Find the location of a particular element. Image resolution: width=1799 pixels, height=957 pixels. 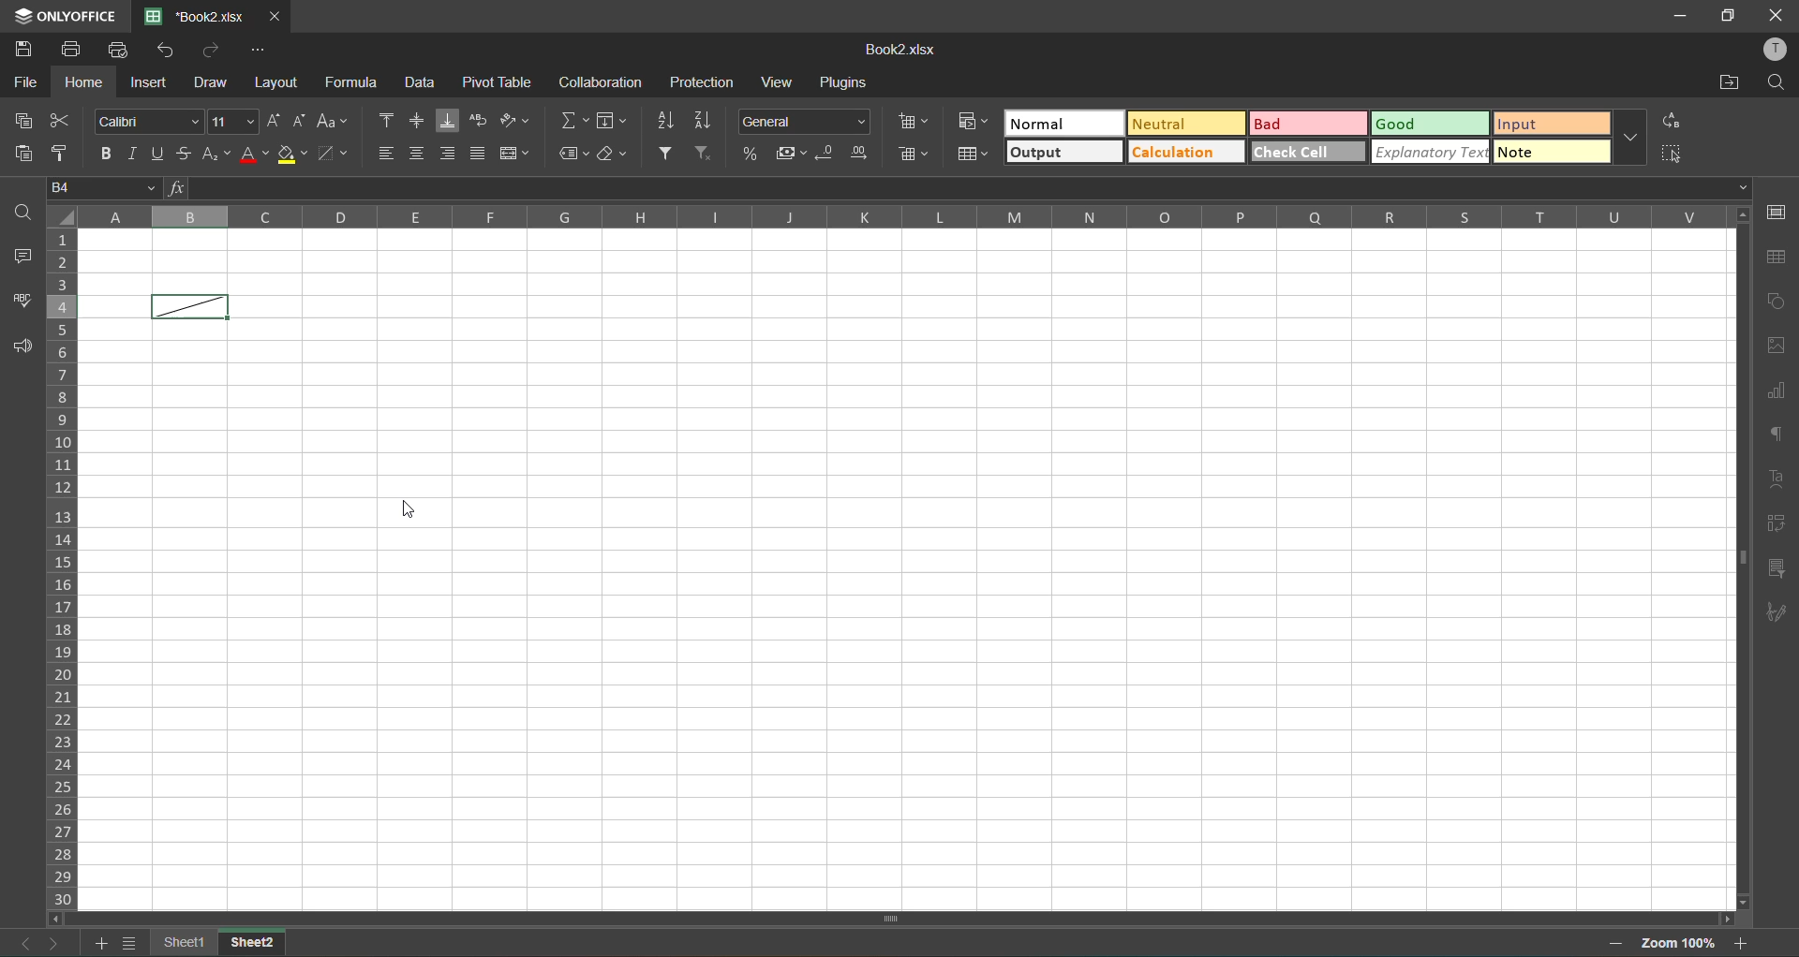

bad is located at coordinates (1306, 125).